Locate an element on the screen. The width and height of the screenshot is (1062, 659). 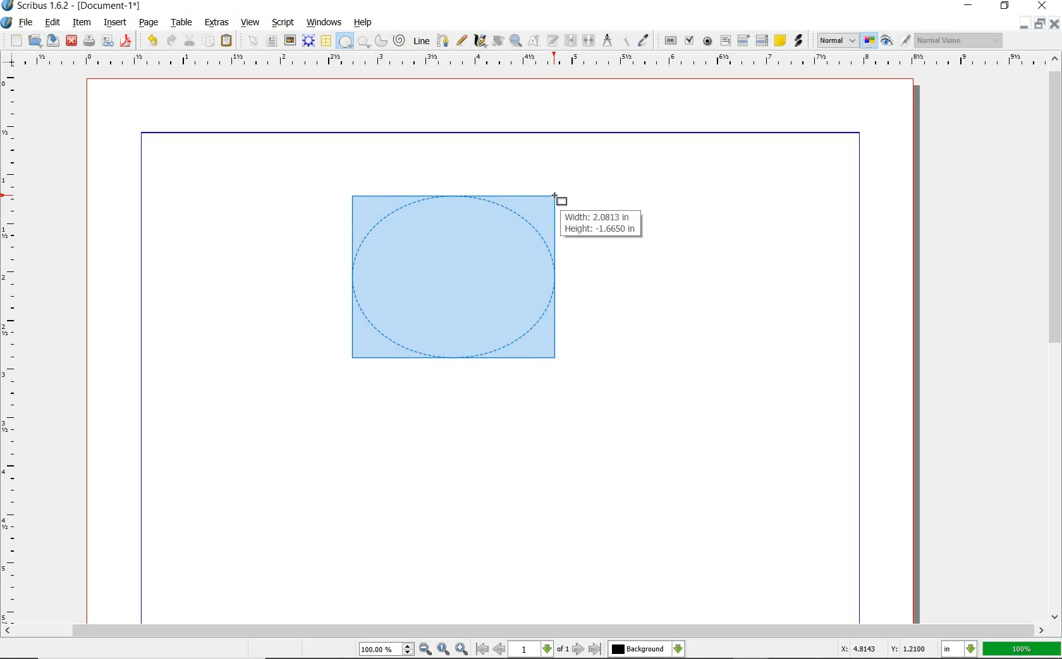
SYSTEM NAME is located at coordinates (72, 6).